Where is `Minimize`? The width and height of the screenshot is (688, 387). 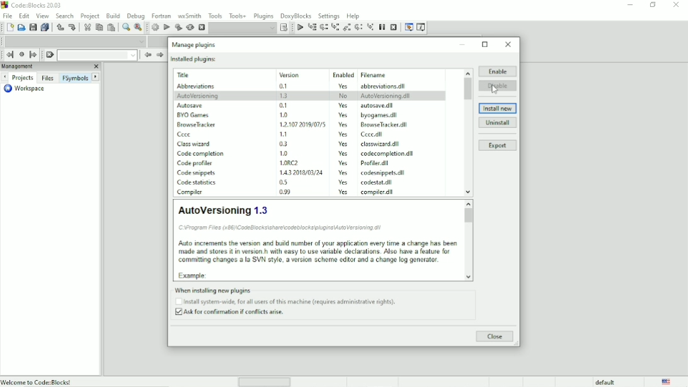 Minimize is located at coordinates (629, 5).